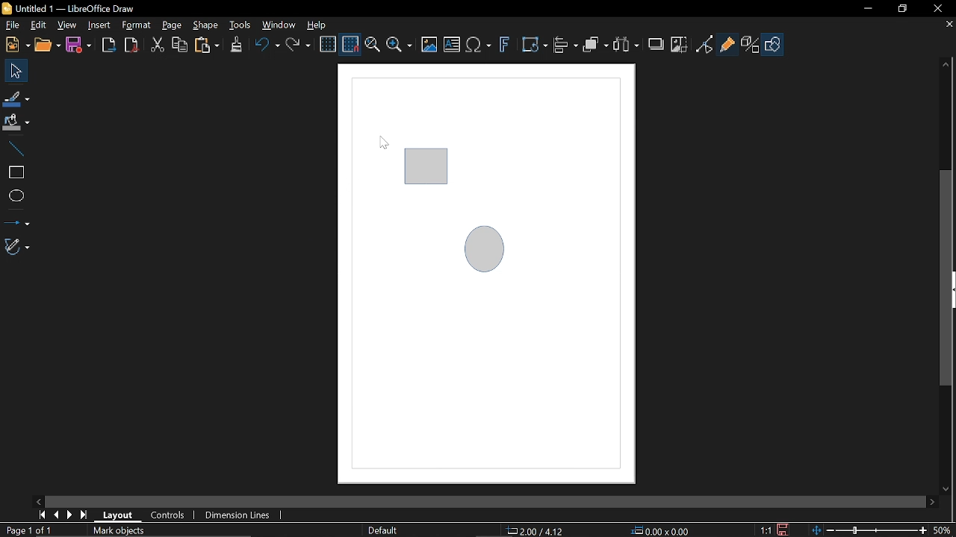 This screenshot has height=537, width=956. What do you see at coordinates (764, 530) in the screenshot?
I see `Scaling factor` at bounding box center [764, 530].